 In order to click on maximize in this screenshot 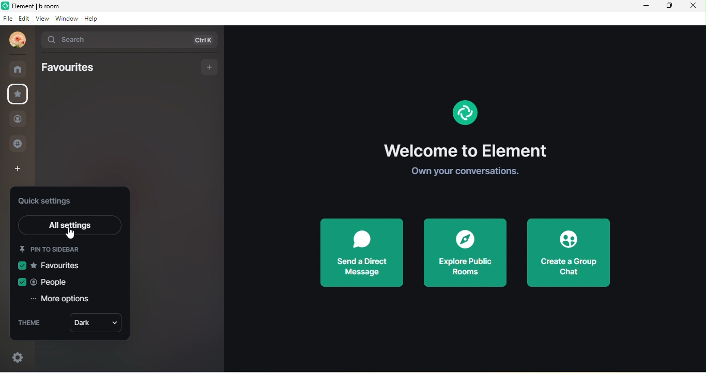, I will do `click(668, 6)`.